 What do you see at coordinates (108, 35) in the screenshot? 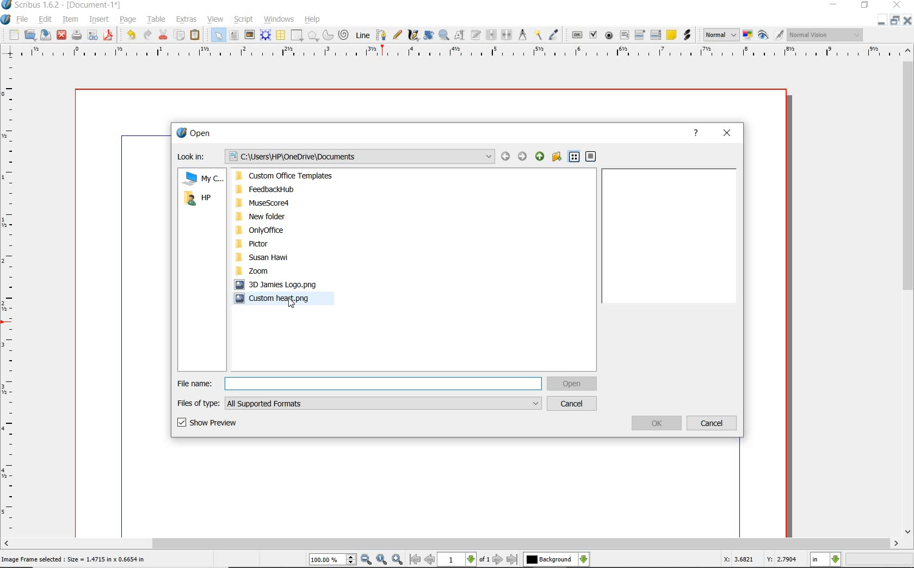
I see `save as pdf` at bounding box center [108, 35].